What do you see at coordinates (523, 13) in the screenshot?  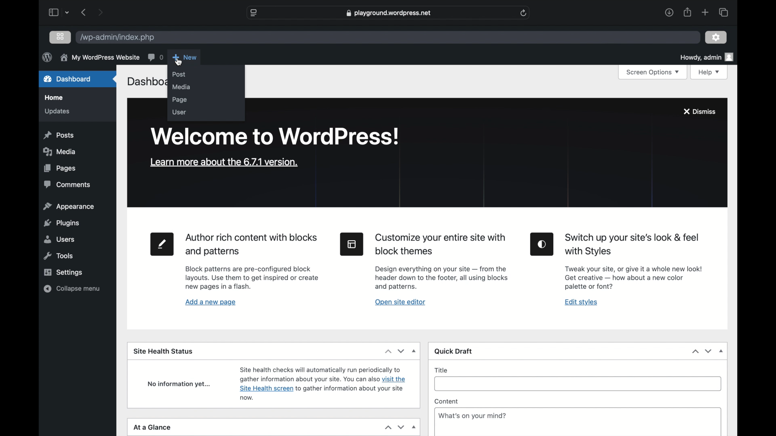 I see `refresh` at bounding box center [523, 13].